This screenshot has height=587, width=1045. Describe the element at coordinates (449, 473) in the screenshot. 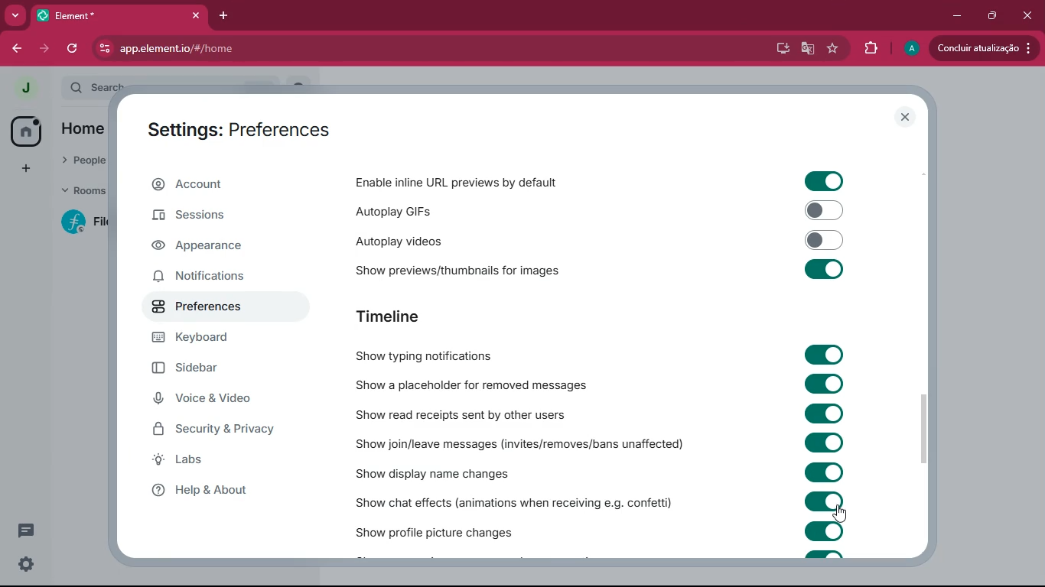

I see `show display name changes` at that location.